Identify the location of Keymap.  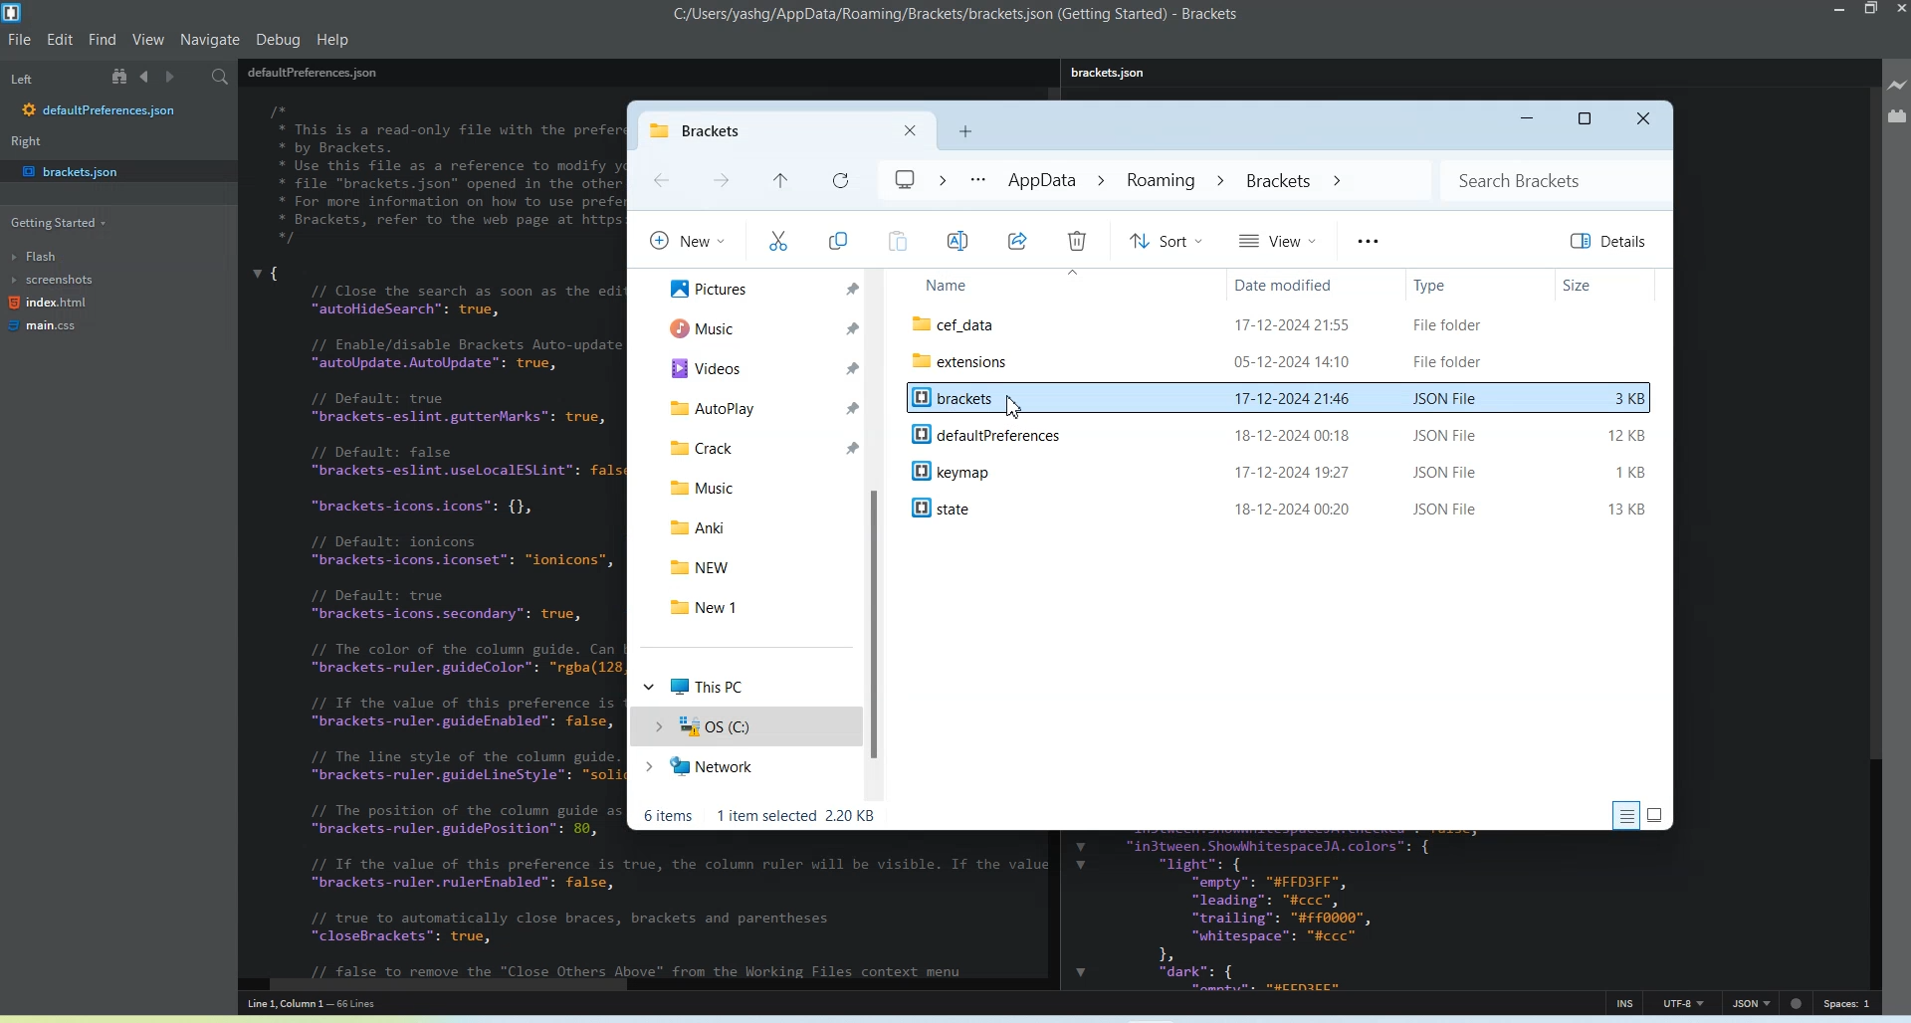
(1284, 469).